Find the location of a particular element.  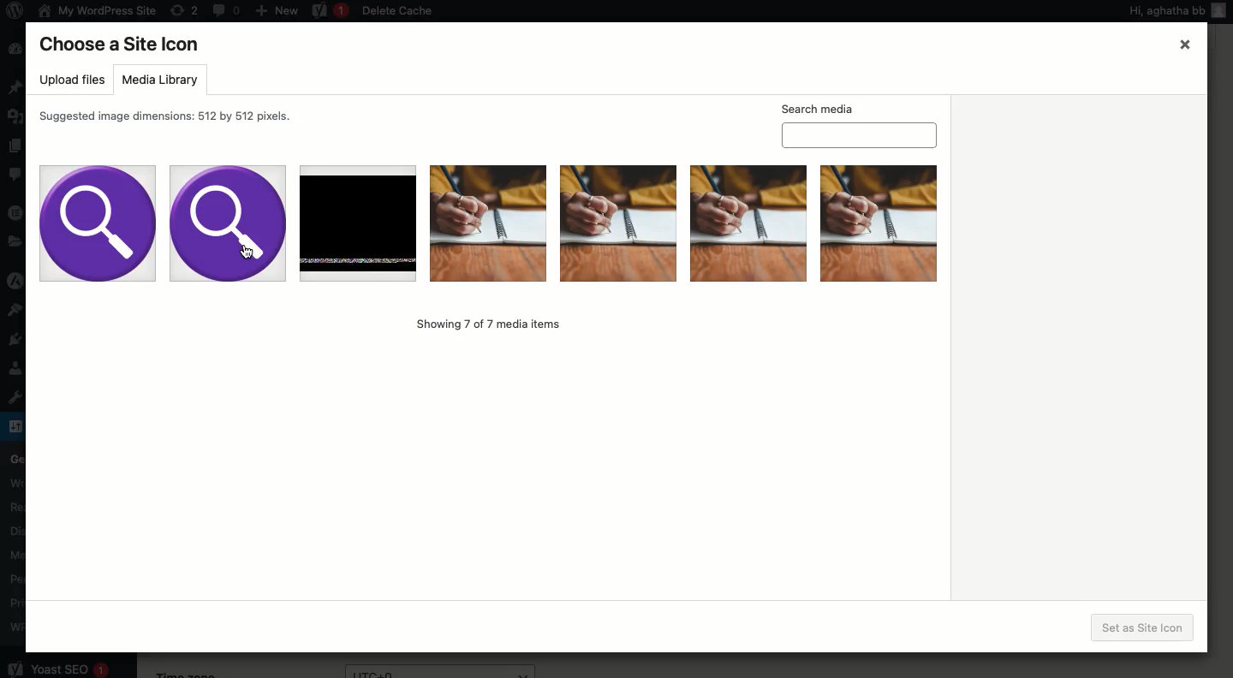

Elementor is located at coordinates (16, 211).